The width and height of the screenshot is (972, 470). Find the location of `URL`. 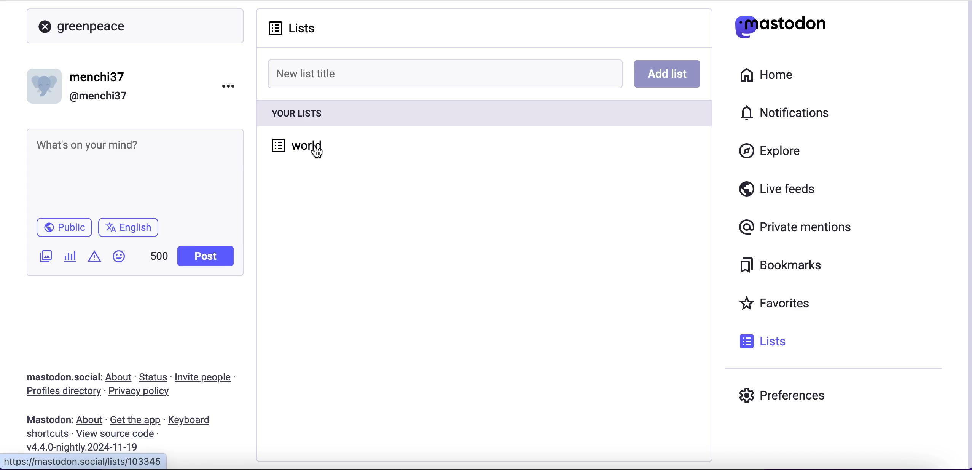

URL is located at coordinates (86, 461).